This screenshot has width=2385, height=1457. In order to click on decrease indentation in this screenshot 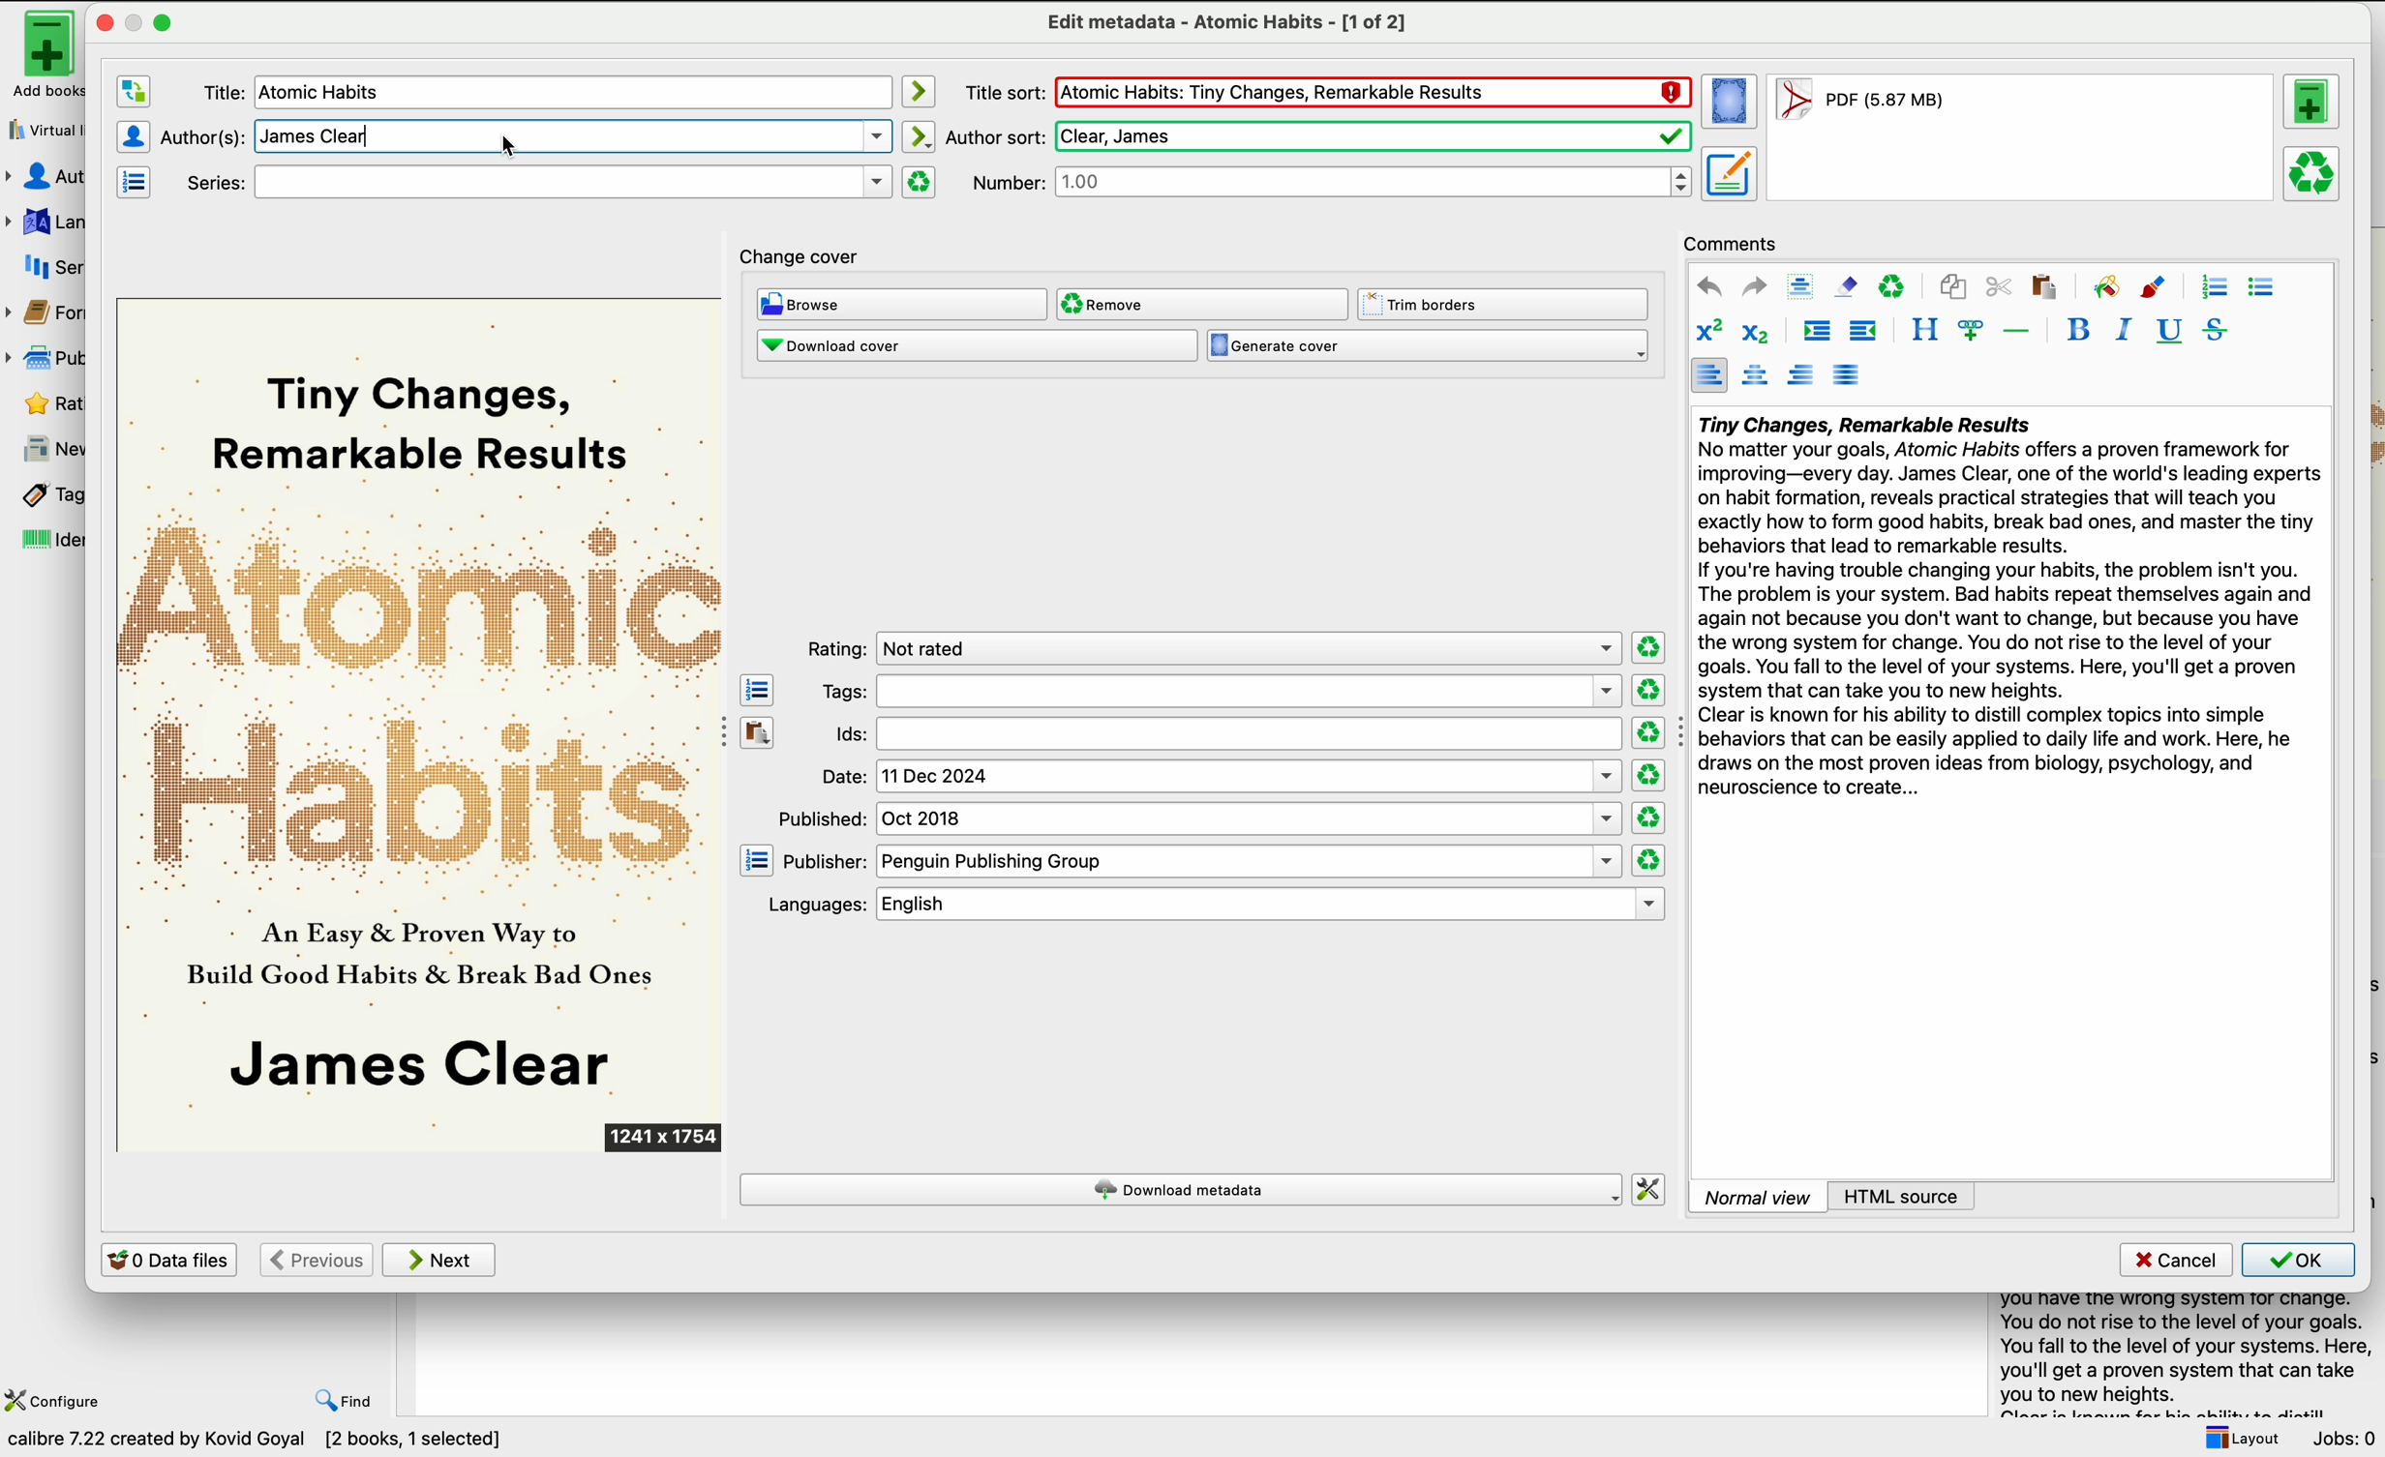, I will do `click(1865, 332)`.